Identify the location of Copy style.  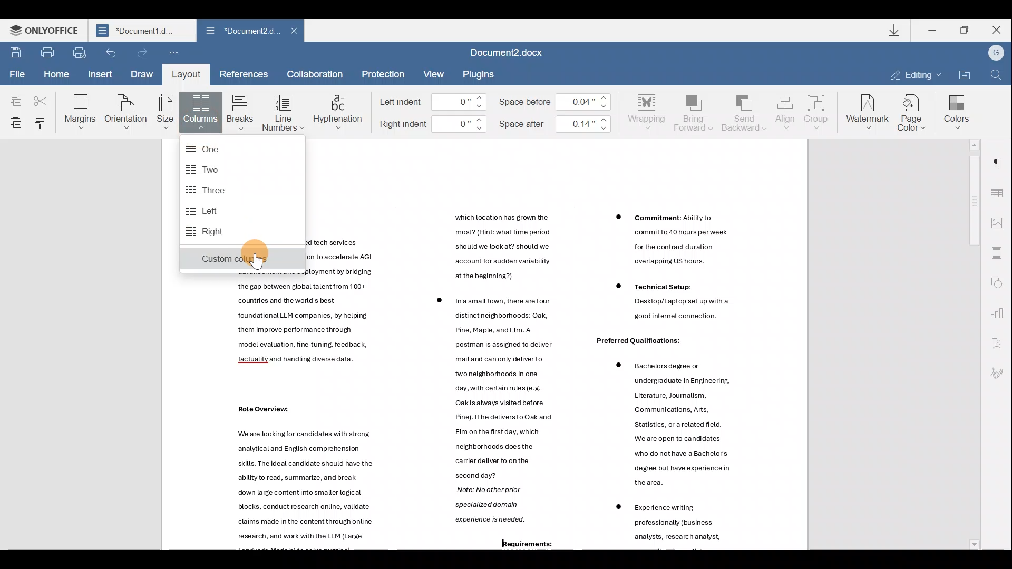
(42, 121).